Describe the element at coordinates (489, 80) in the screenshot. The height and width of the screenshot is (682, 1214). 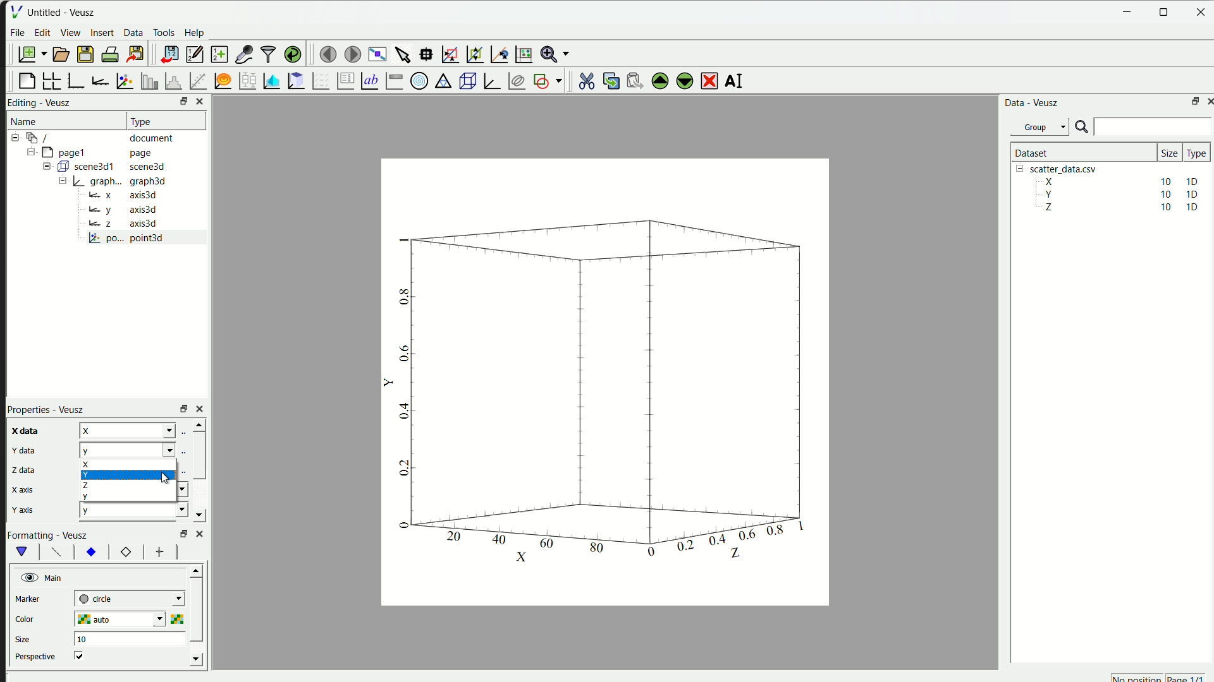
I see `3D Graph` at that location.